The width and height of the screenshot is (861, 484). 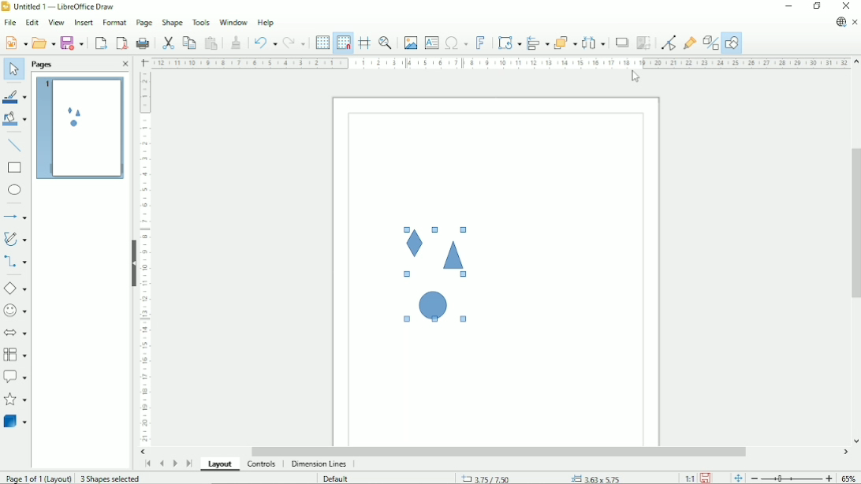 What do you see at coordinates (791, 478) in the screenshot?
I see `Zoom out/in` at bounding box center [791, 478].